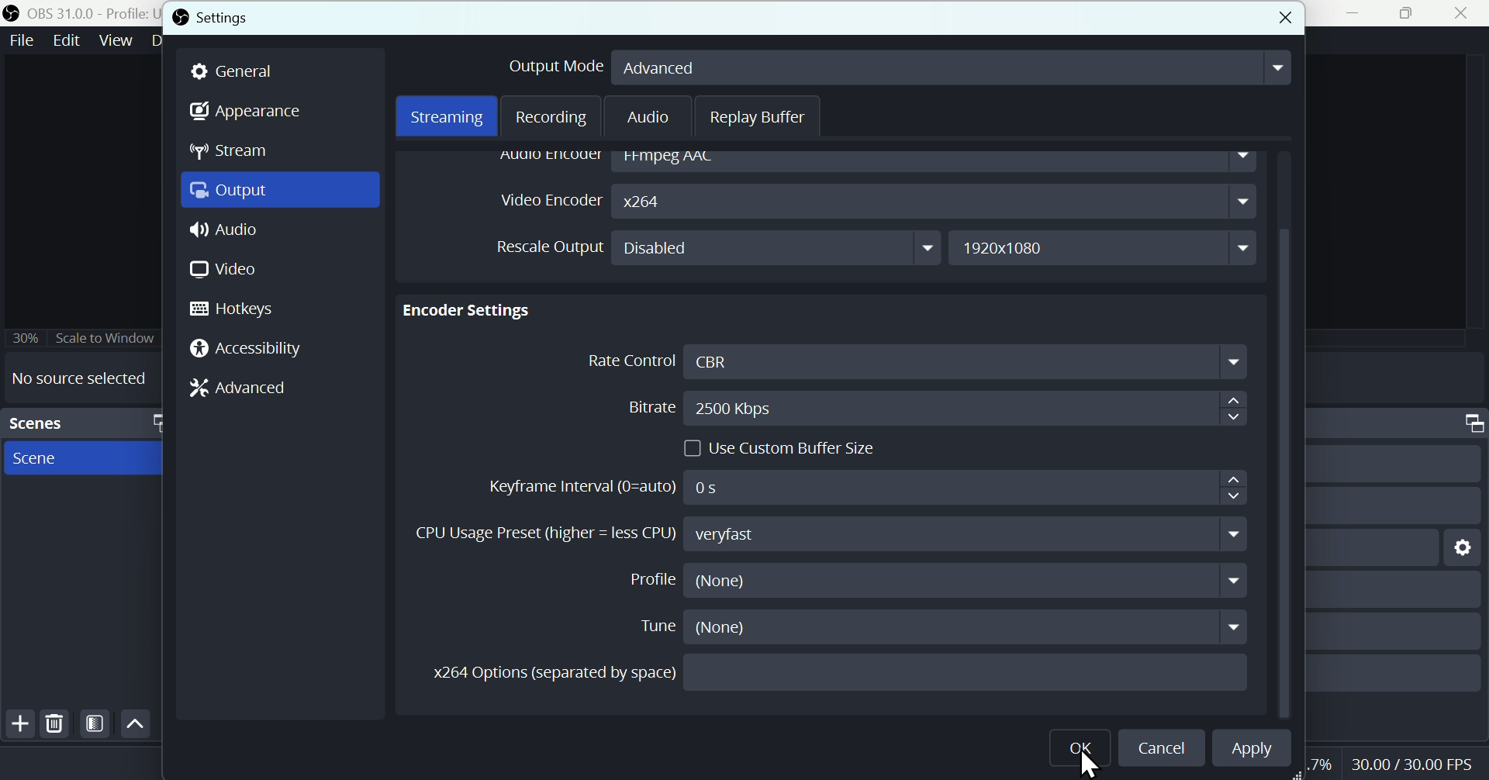 This screenshot has height=780, width=1489. Describe the element at coordinates (896, 70) in the screenshot. I see `Output Mode` at that location.